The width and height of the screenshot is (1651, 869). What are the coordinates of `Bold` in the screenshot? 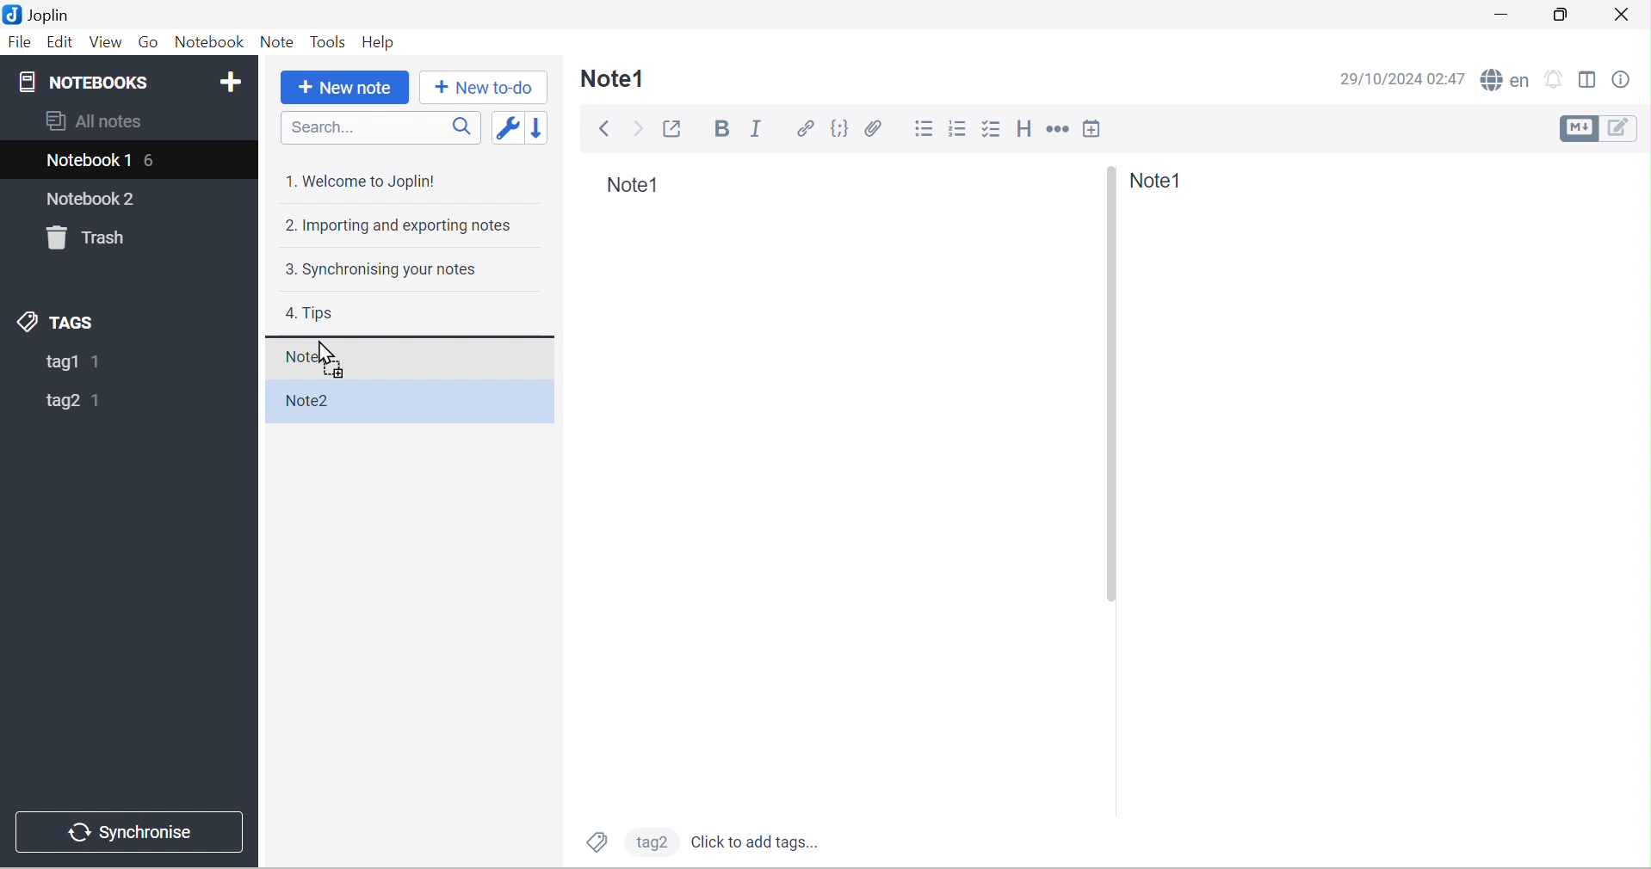 It's located at (720, 130).